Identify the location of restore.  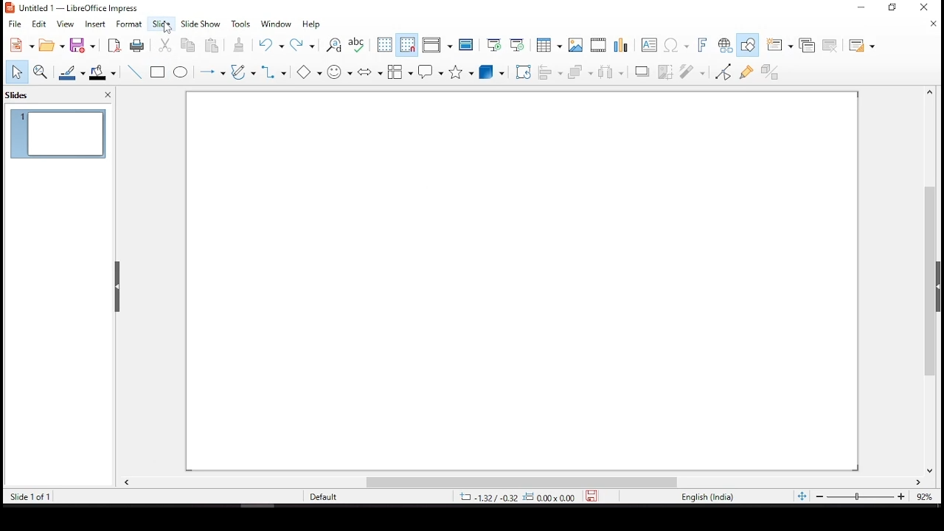
(892, 8).